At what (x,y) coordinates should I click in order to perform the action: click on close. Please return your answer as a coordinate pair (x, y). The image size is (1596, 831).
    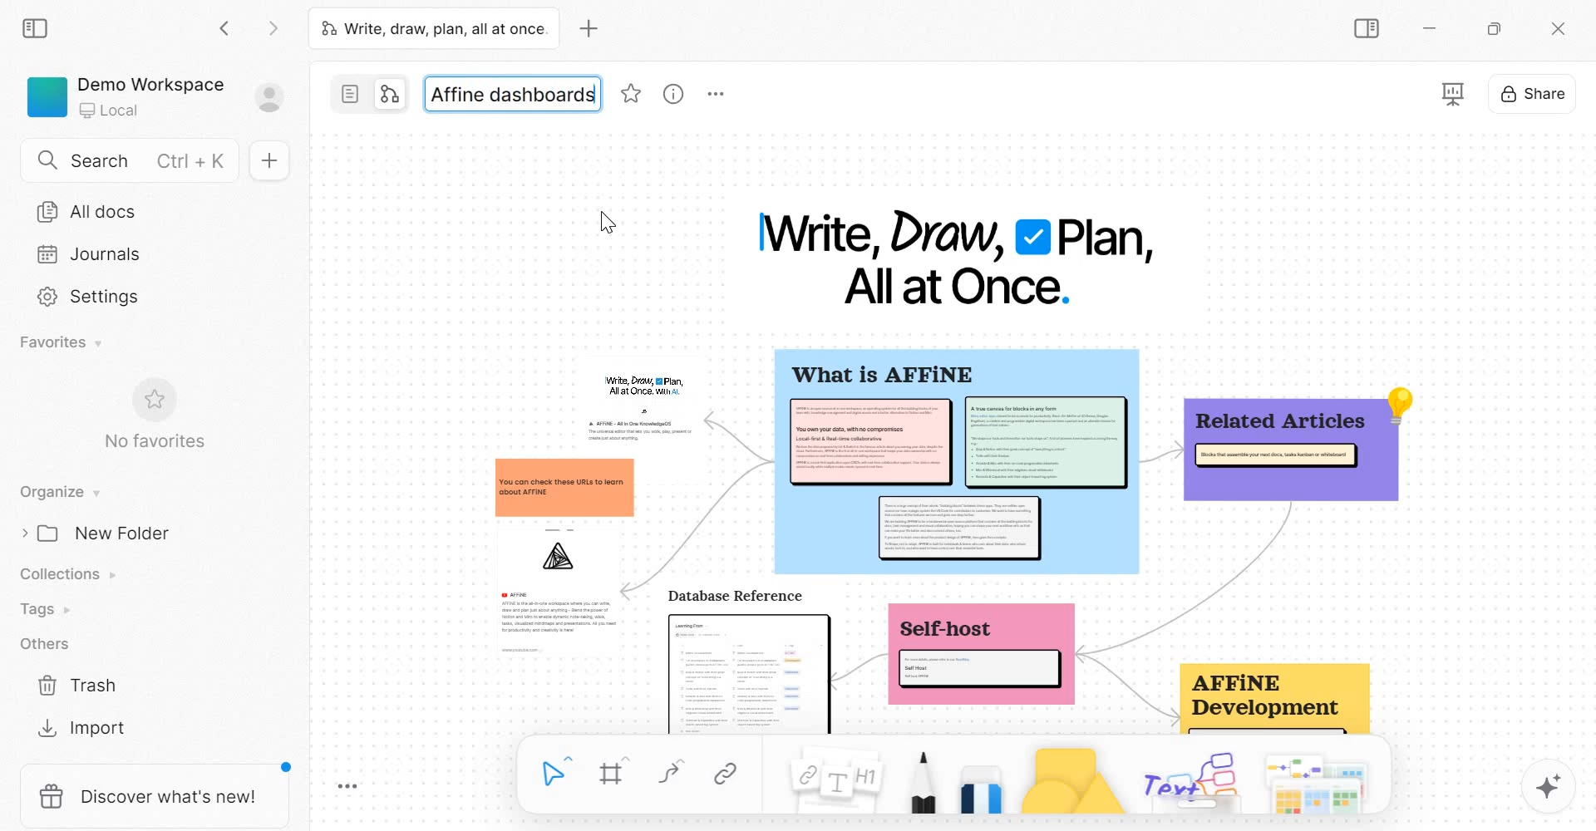
    Looking at the image, I should click on (1559, 31).